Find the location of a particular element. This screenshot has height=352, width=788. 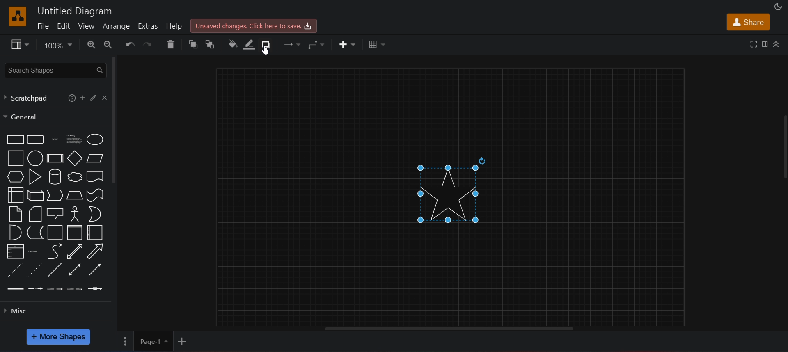

line is located at coordinates (56, 270).